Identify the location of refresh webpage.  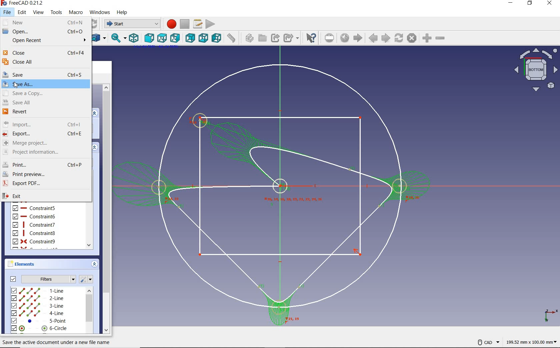
(399, 38).